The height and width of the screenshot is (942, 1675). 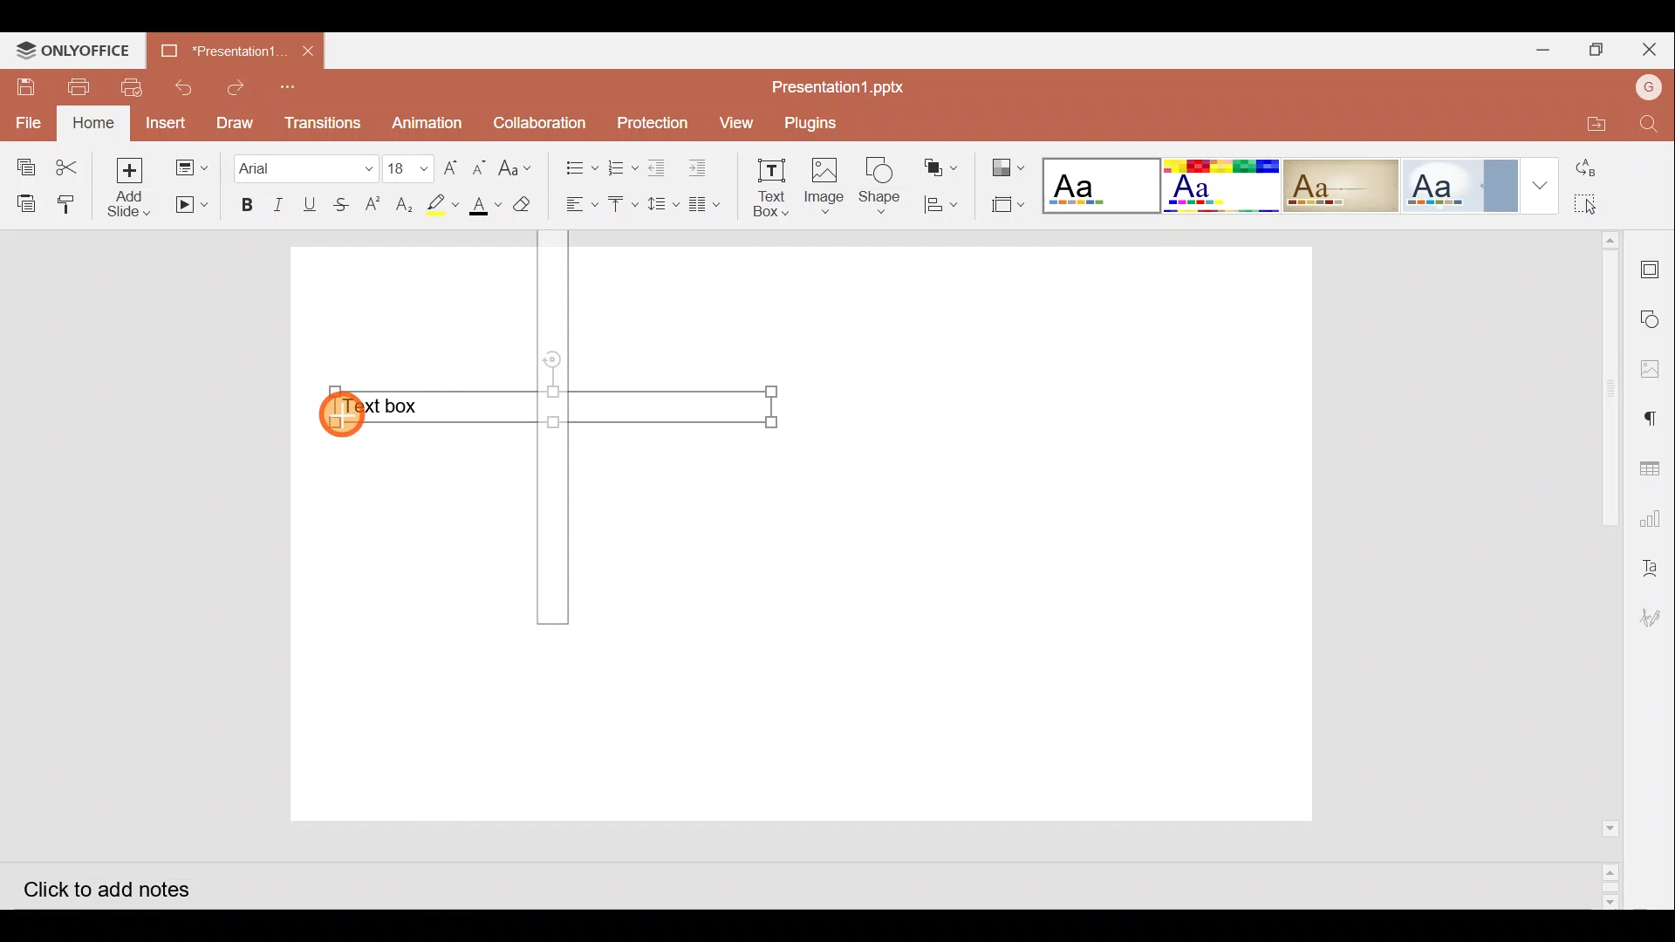 I want to click on Insert text box, so click(x=768, y=188).